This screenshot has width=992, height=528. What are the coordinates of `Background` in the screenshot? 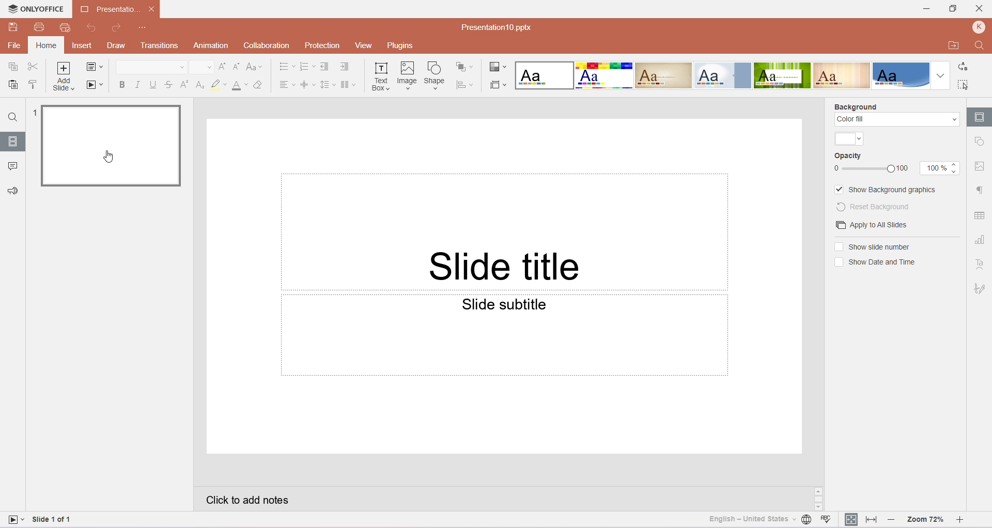 It's located at (856, 105).